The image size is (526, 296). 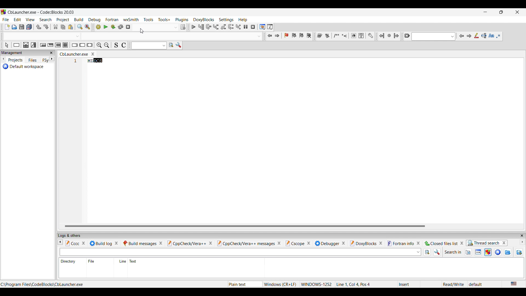 I want to click on Jump back, so click(x=270, y=36).